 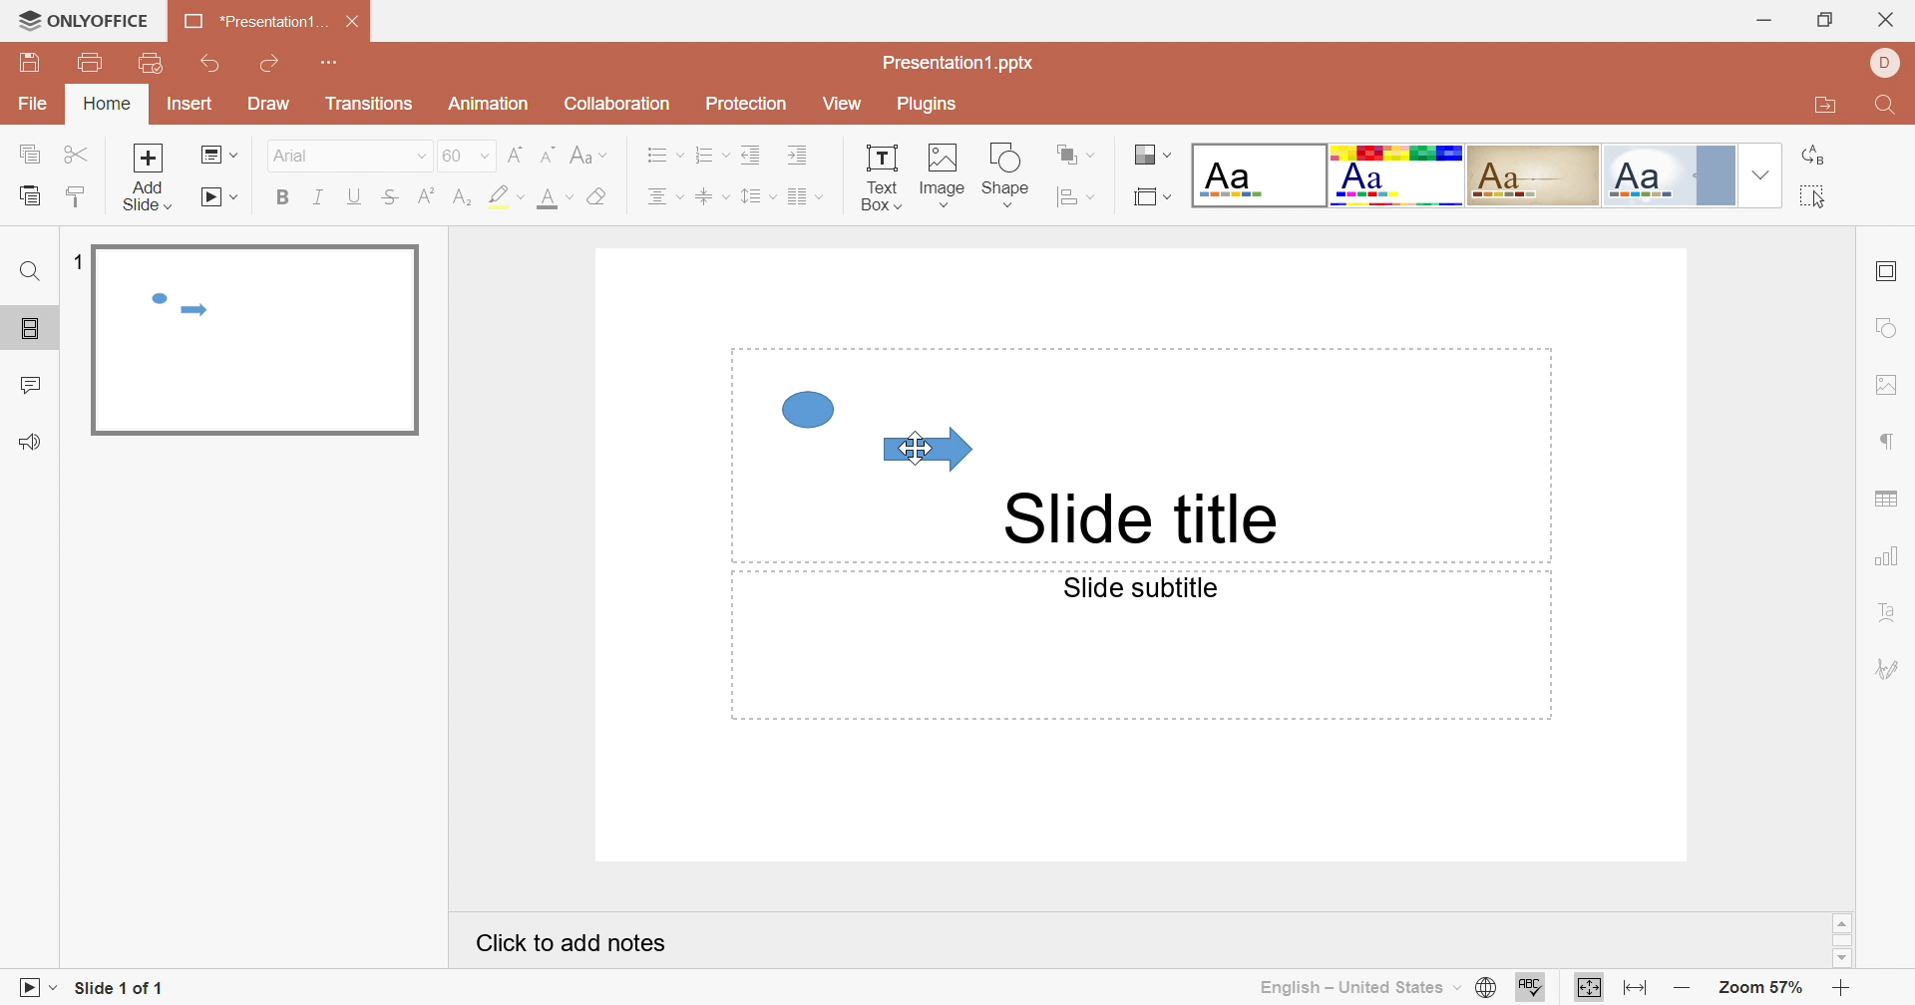 I want to click on Copy Style, so click(x=75, y=200).